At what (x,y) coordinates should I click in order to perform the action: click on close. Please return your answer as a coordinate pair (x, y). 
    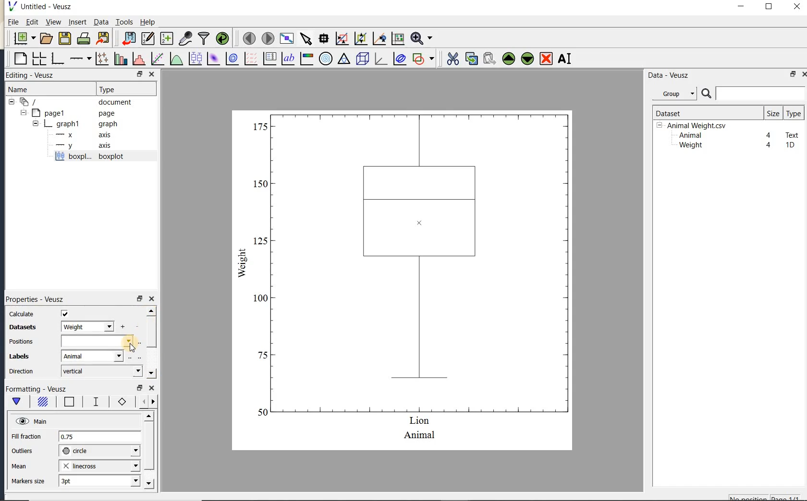
    Looking at the image, I should click on (804, 74).